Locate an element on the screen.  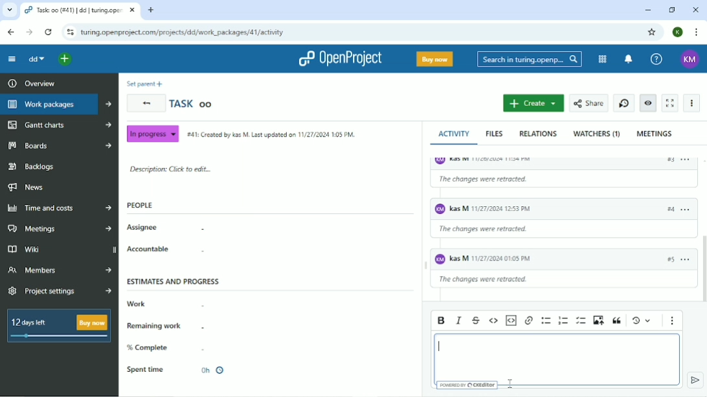
Numbered list is located at coordinates (562, 321).